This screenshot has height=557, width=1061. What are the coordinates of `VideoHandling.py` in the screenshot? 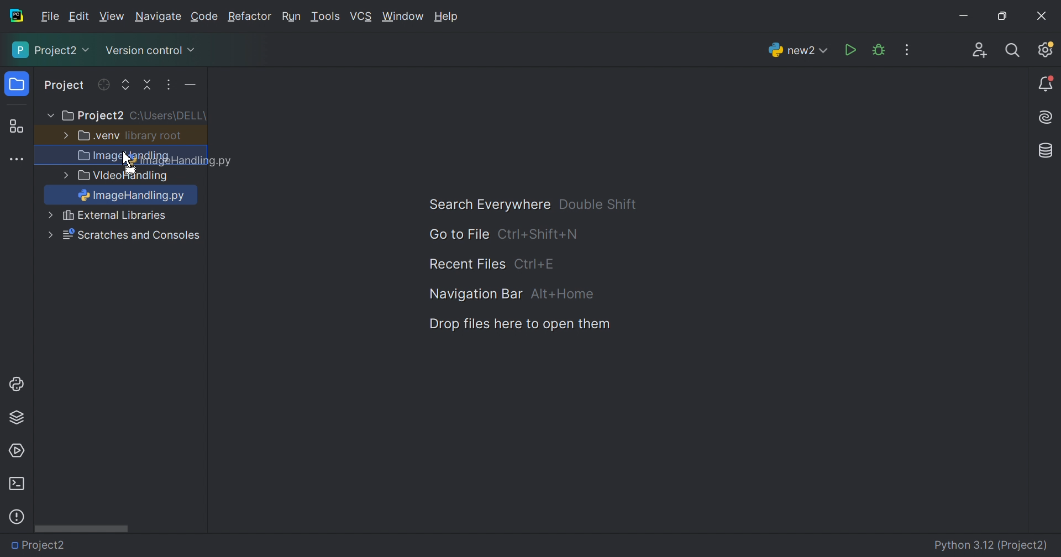 It's located at (139, 544).